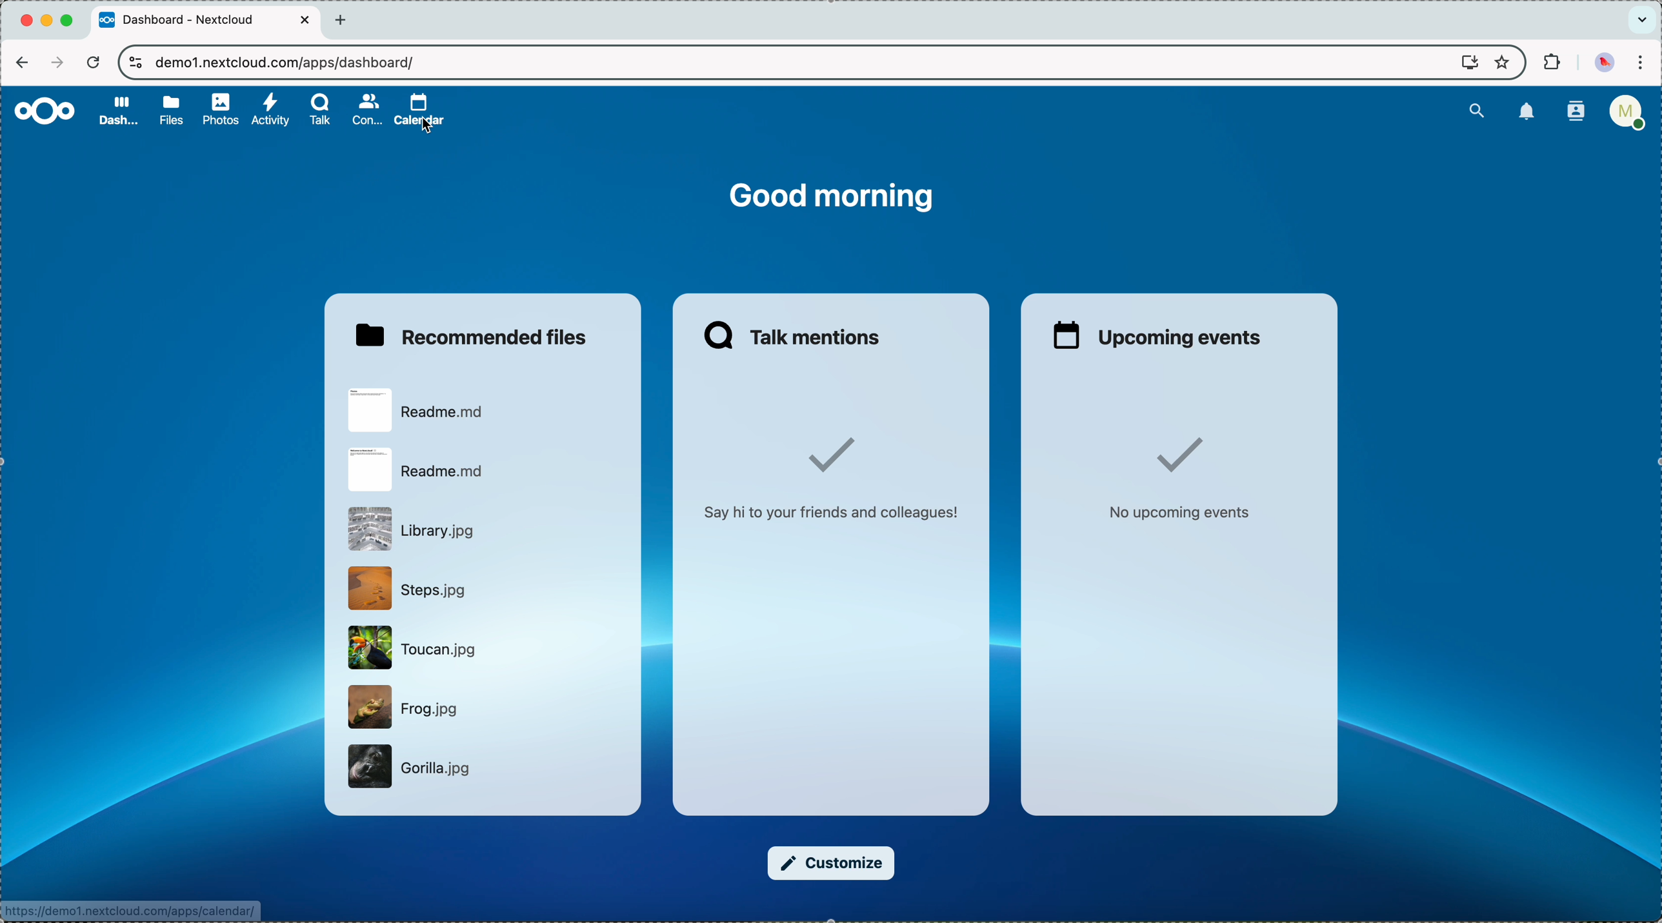 Image resolution: width=1662 pixels, height=923 pixels. What do you see at coordinates (1641, 20) in the screenshot?
I see `search tabs` at bounding box center [1641, 20].